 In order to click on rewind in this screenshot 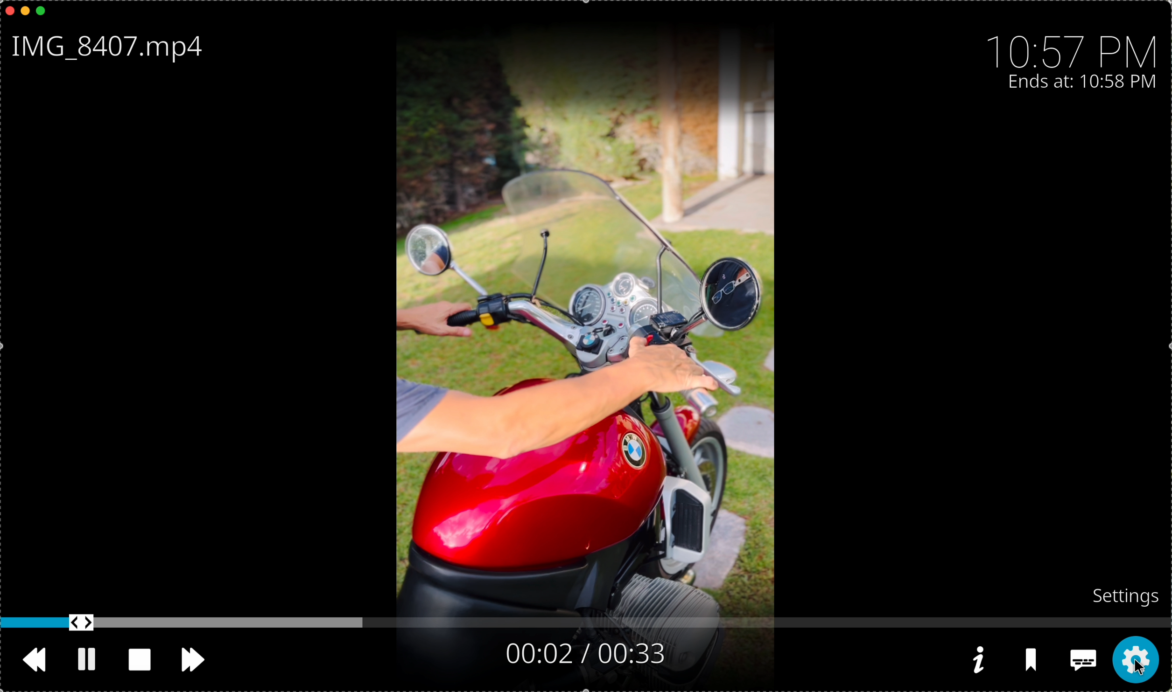, I will do `click(38, 664)`.